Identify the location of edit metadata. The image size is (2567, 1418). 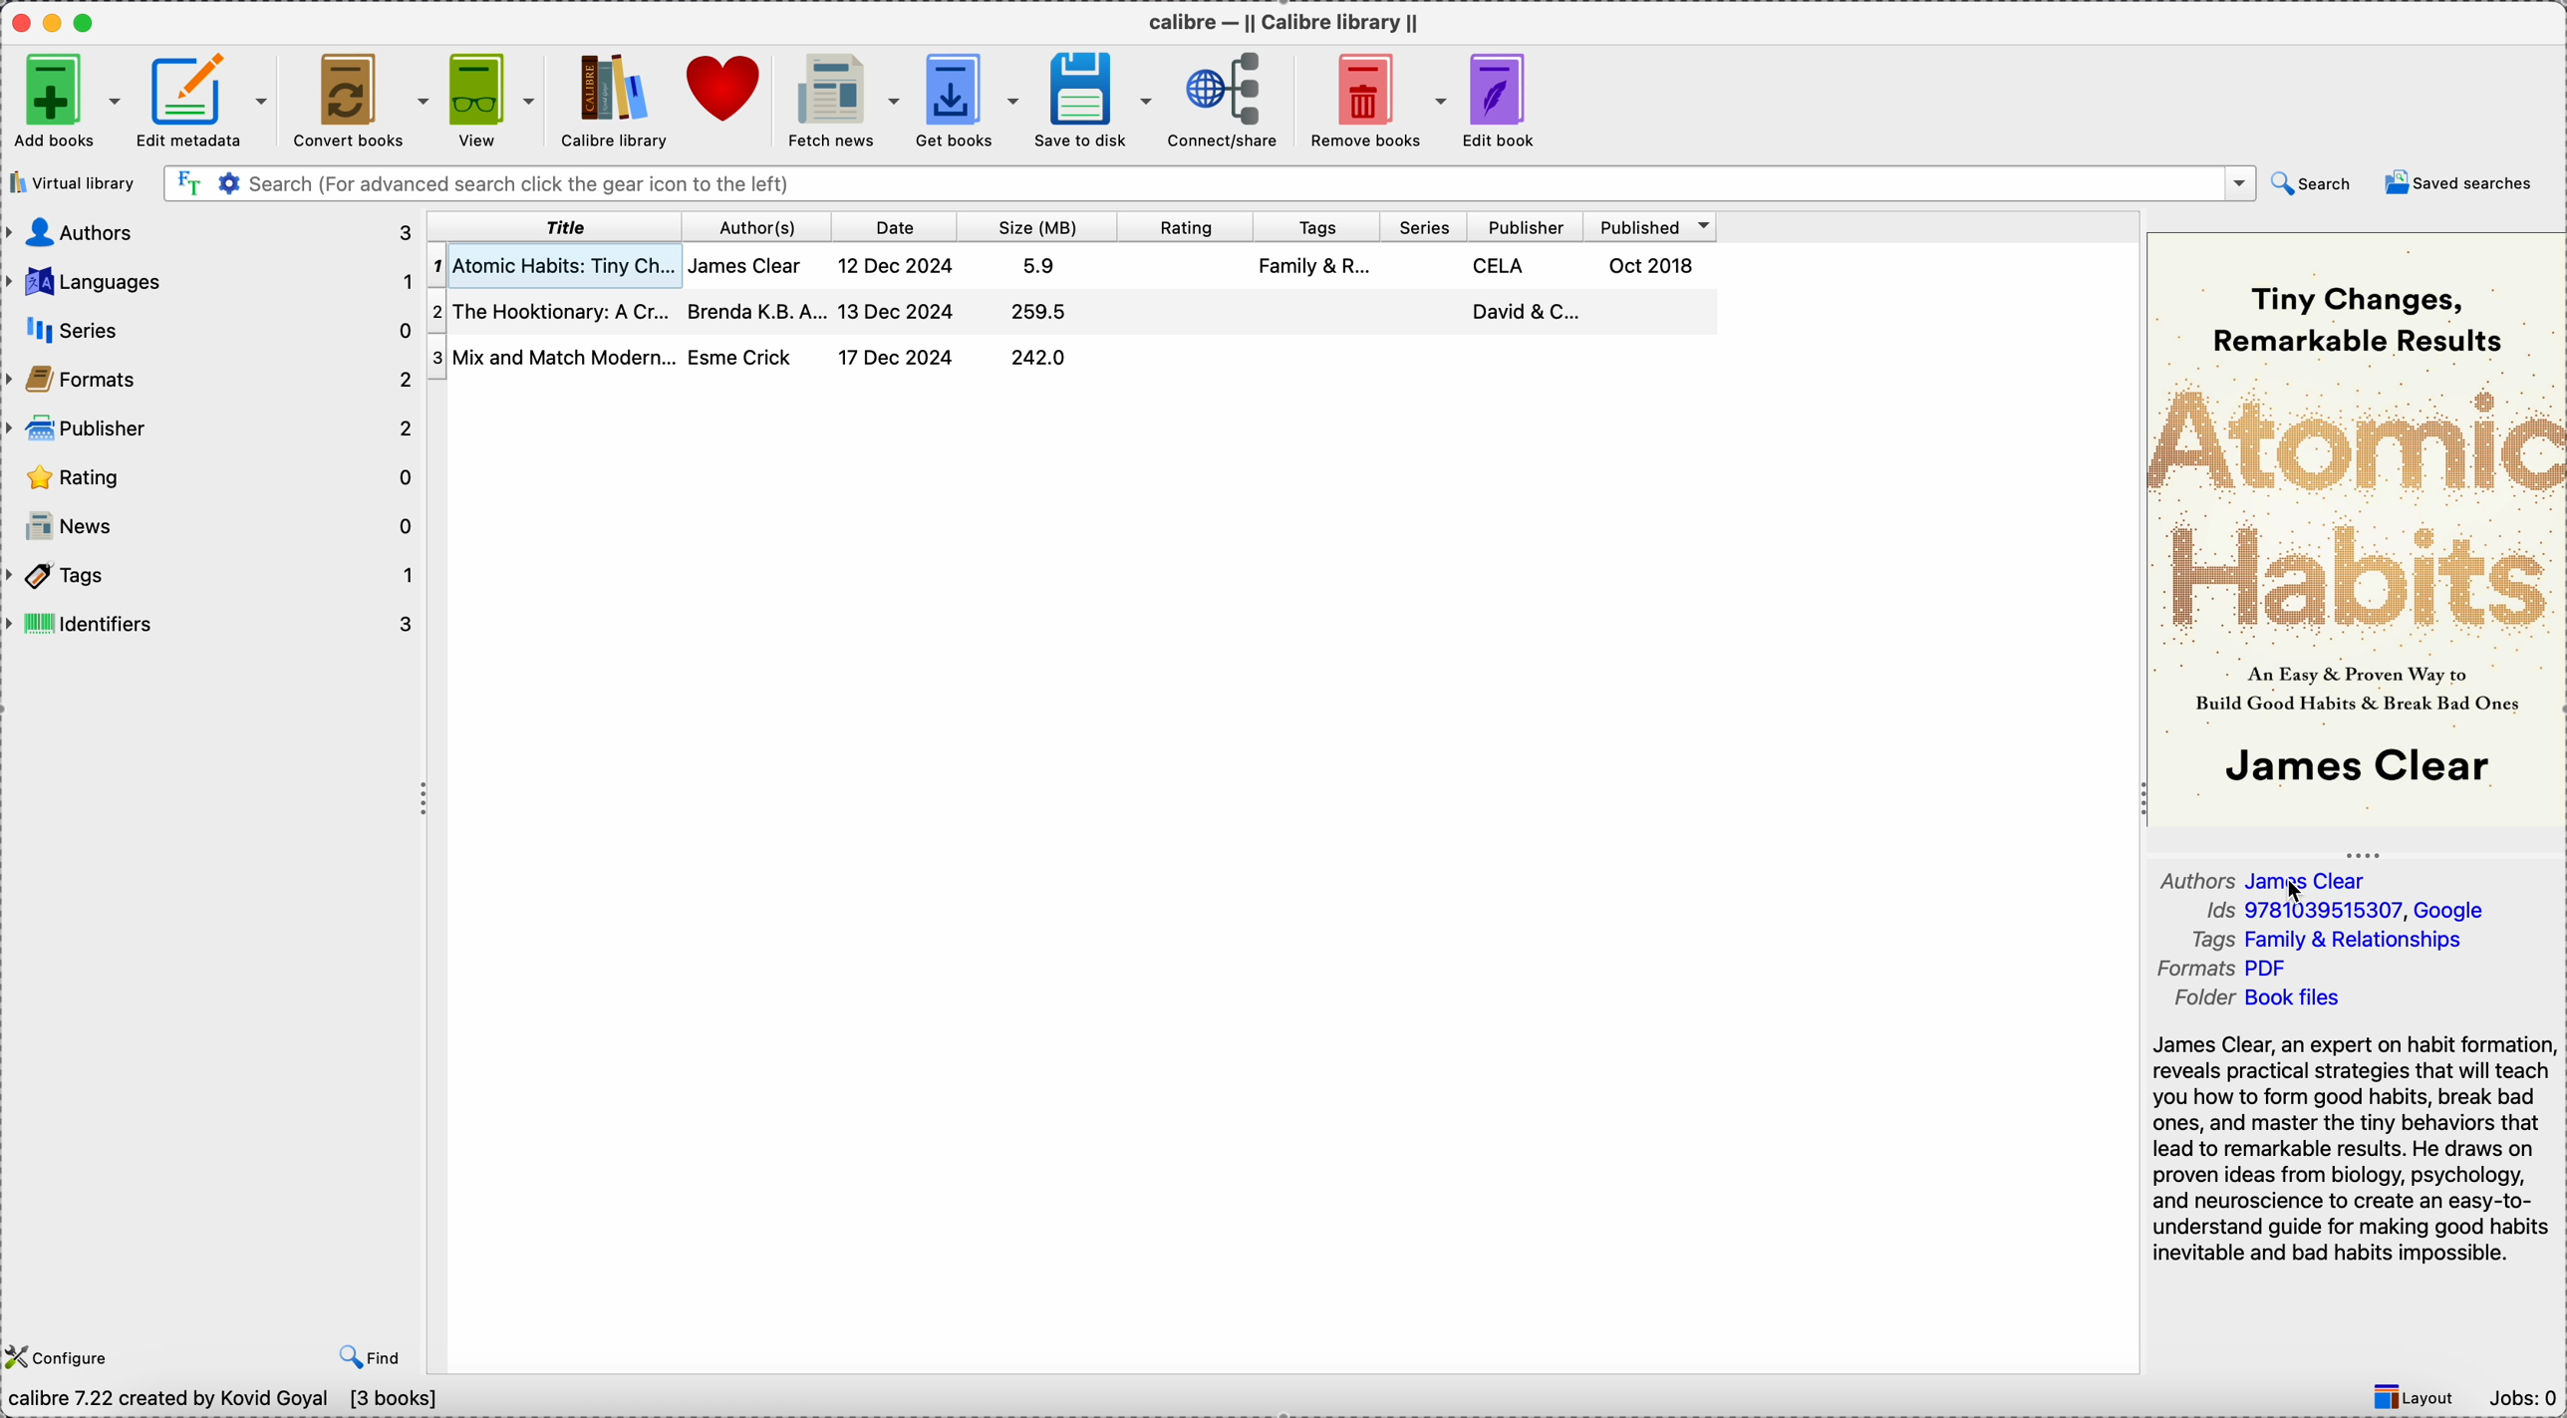
(207, 101).